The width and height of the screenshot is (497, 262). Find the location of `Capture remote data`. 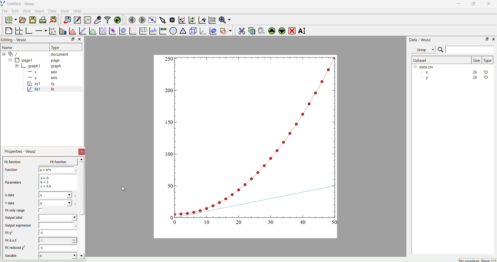

Capture remote data is located at coordinates (98, 20).